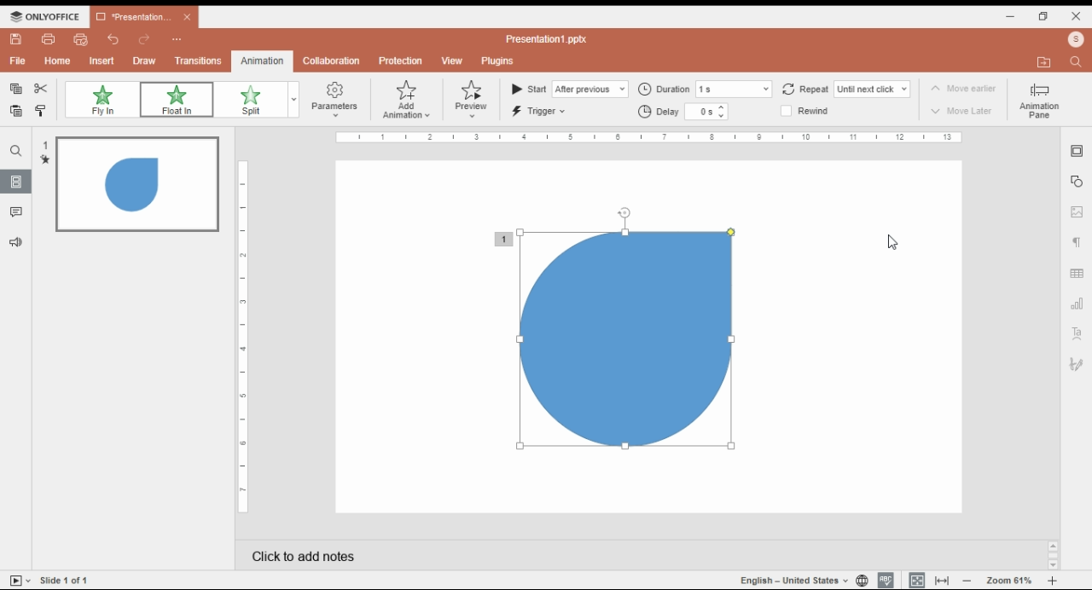  Describe the element at coordinates (1010, 581) in the screenshot. I see `zoom 61%` at that location.